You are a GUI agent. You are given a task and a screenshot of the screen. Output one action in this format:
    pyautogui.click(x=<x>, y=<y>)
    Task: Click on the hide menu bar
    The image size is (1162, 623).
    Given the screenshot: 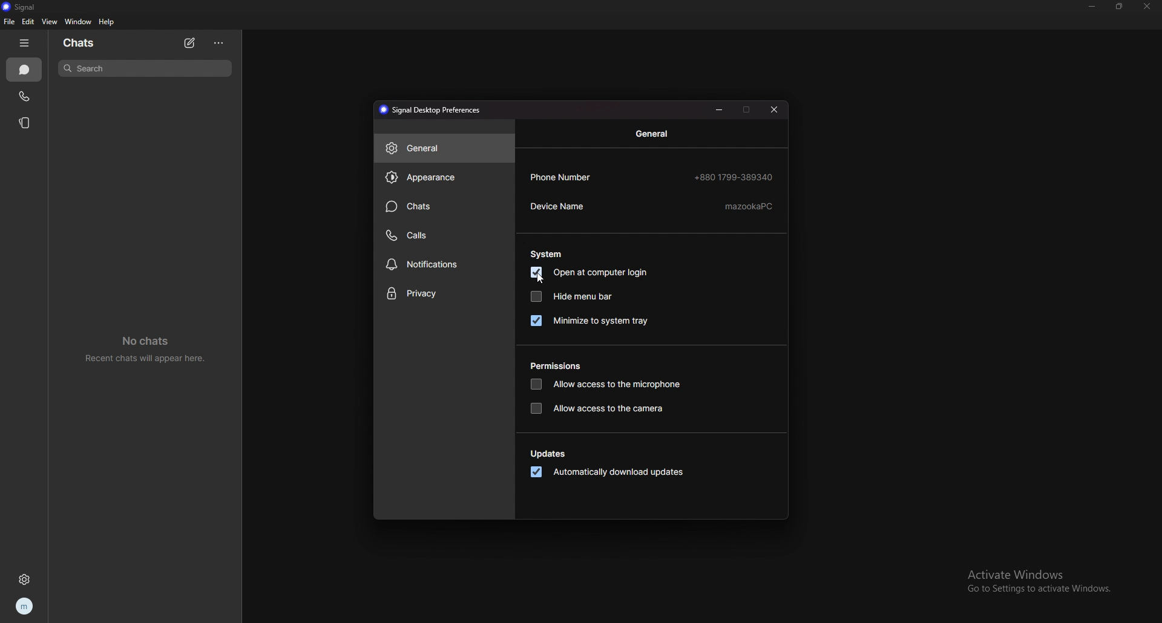 What is the action you would take?
    pyautogui.click(x=572, y=296)
    